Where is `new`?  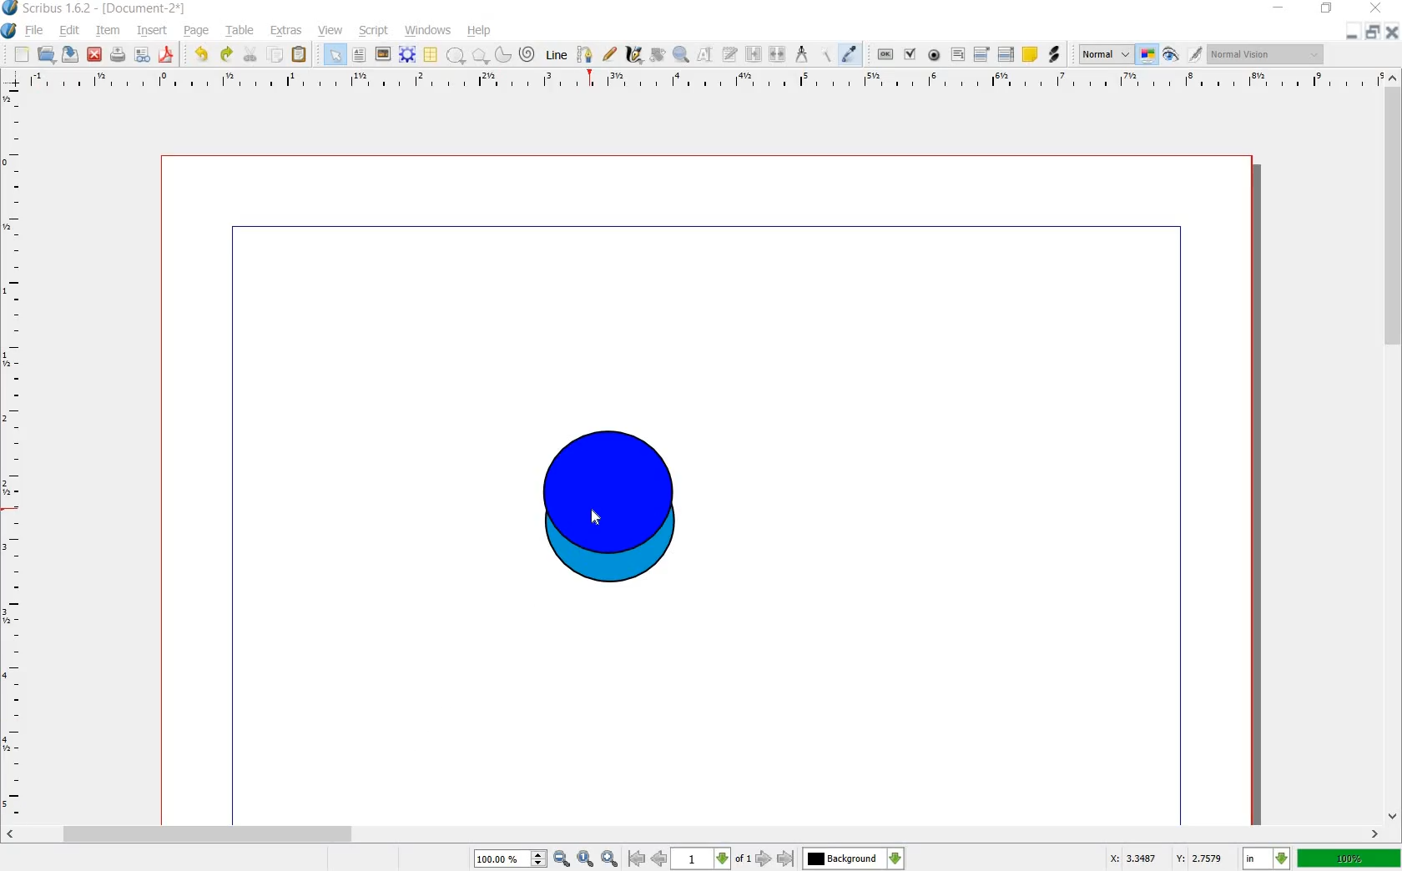 new is located at coordinates (22, 55).